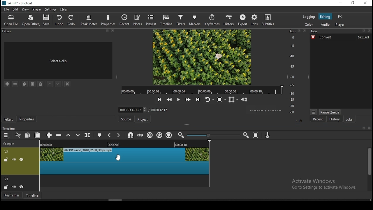  What do you see at coordinates (37, 10) in the screenshot?
I see `player` at bounding box center [37, 10].